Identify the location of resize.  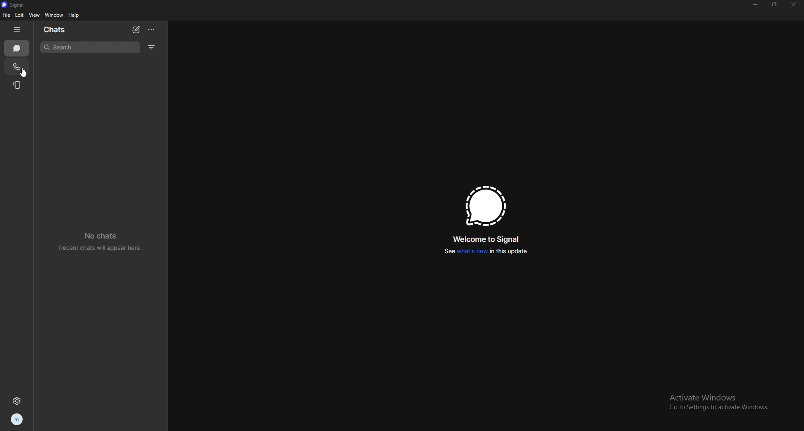
(775, 4).